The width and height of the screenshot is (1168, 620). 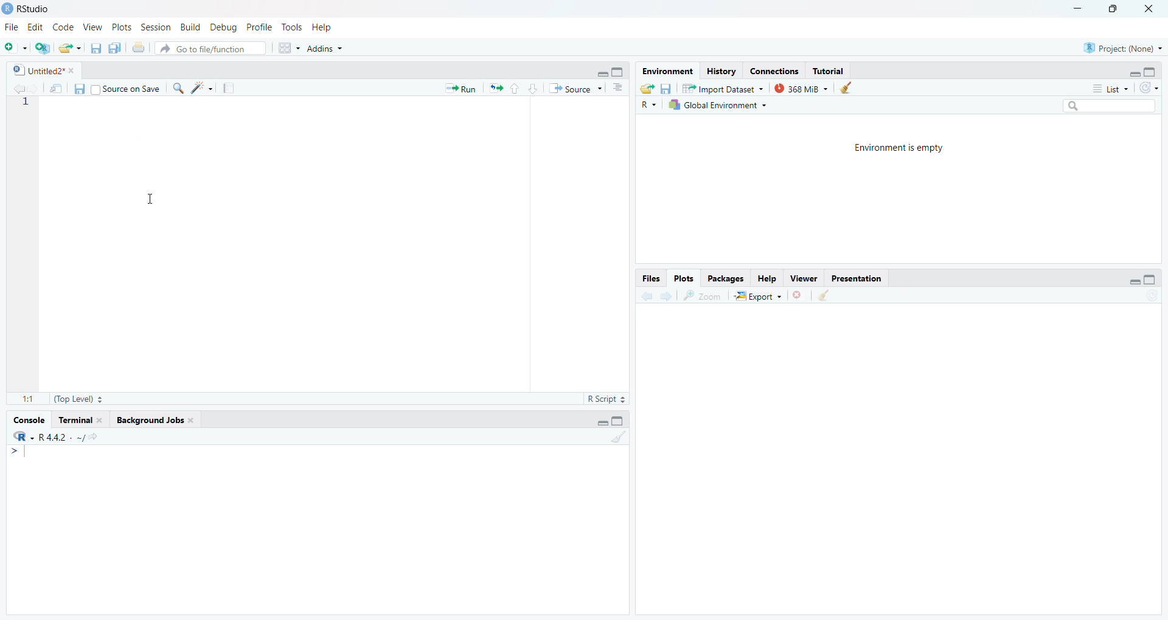 I want to click on RStudio, so click(x=29, y=7).